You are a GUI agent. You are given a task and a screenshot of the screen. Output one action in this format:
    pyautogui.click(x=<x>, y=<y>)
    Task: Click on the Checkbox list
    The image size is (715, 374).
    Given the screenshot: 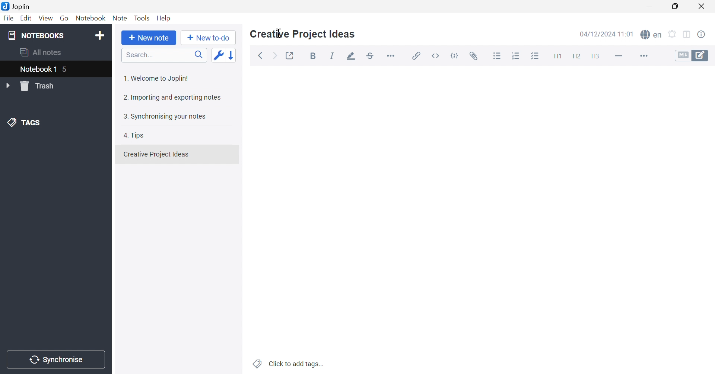 What is the action you would take?
    pyautogui.click(x=534, y=58)
    